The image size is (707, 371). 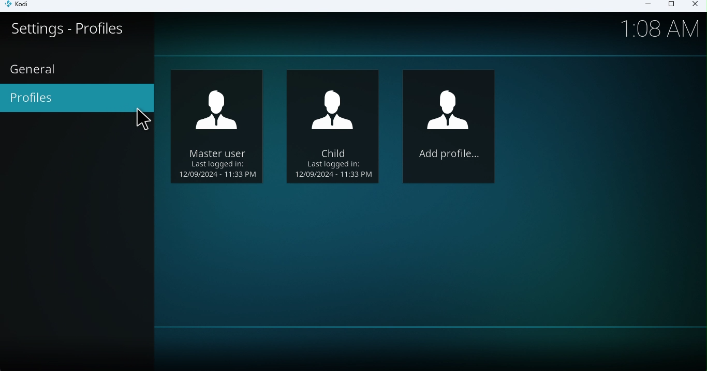 What do you see at coordinates (22, 6) in the screenshot?
I see `Kodi icon` at bounding box center [22, 6].